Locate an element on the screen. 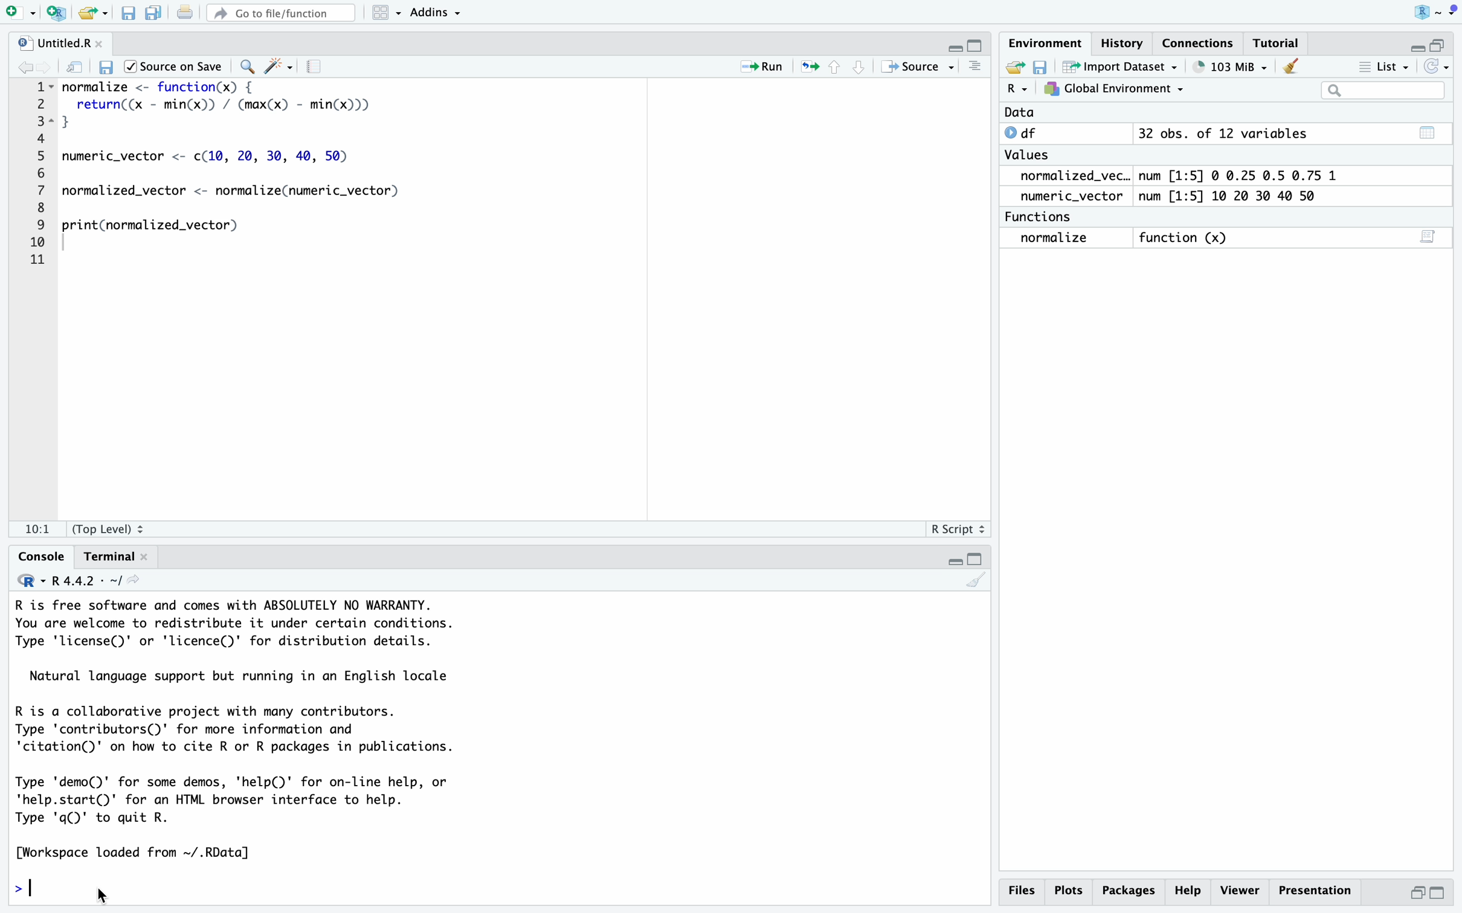  R is located at coordinates (25, 583).